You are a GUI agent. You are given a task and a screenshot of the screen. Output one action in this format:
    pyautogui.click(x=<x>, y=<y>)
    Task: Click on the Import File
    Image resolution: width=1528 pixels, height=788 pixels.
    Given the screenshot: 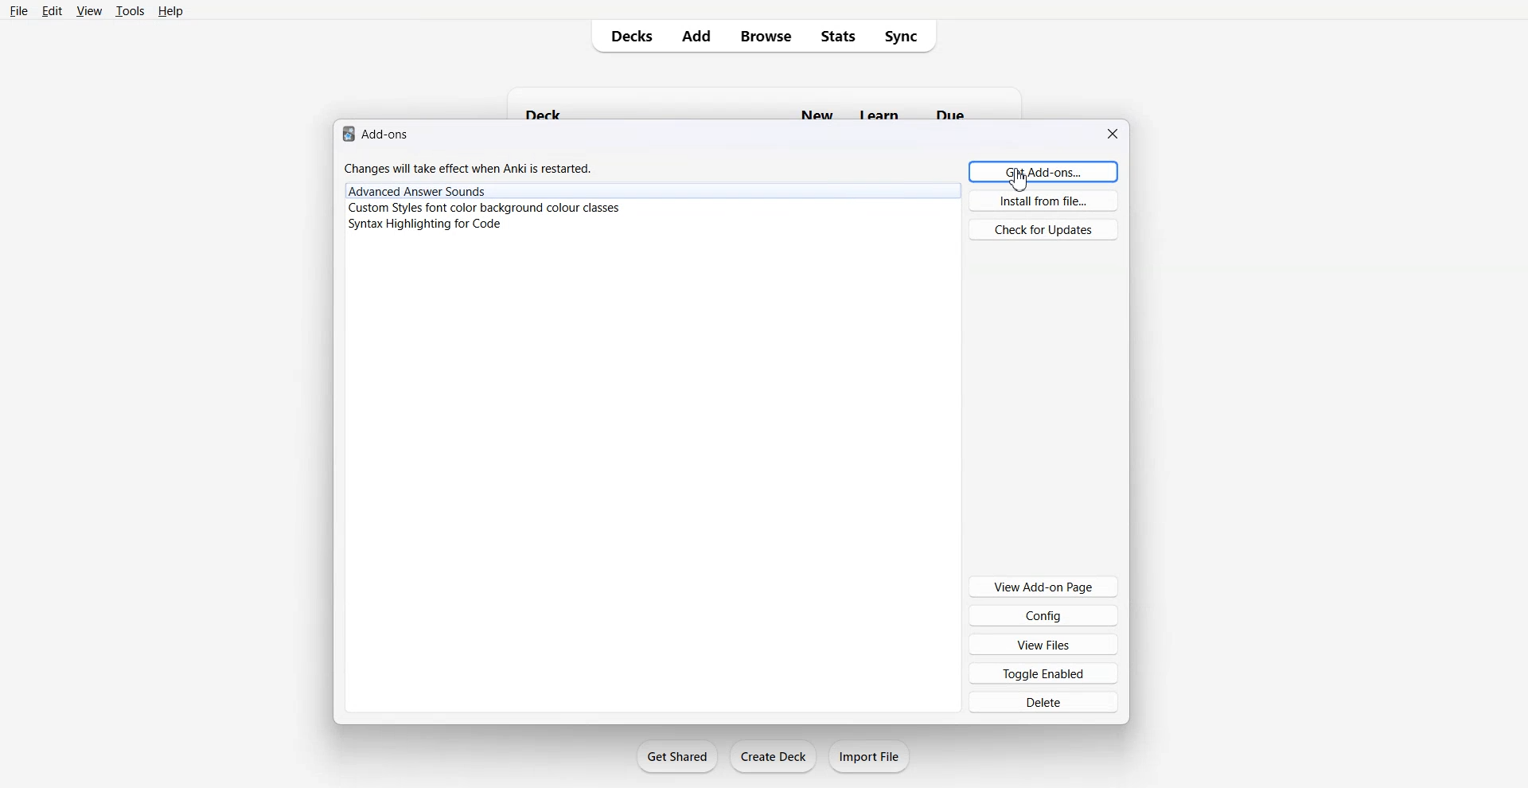 What is the action you would take?
    pyautogui.click(x=870, y=756)
    